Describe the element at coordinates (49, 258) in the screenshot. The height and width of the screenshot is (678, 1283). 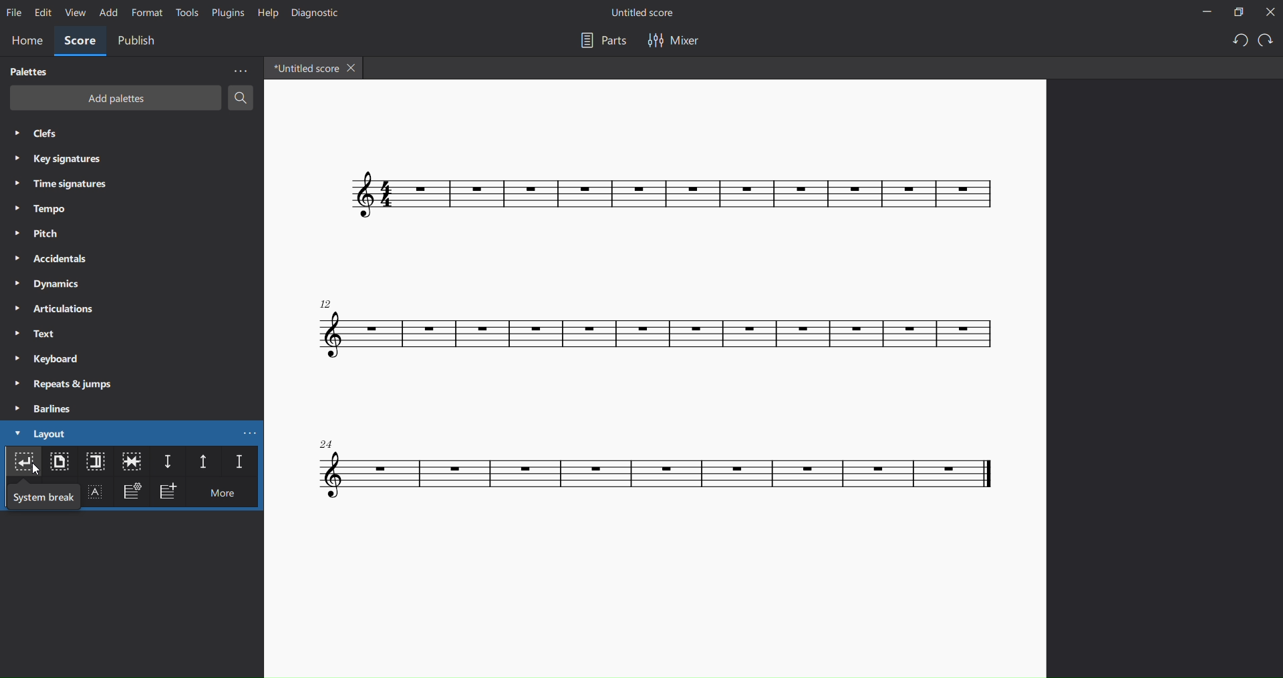
I see `accidentals` at that location.